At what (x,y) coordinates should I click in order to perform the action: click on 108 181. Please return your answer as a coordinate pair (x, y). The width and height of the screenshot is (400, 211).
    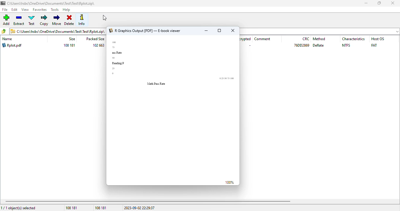
    Looking at the image, I should click on (71, 208).